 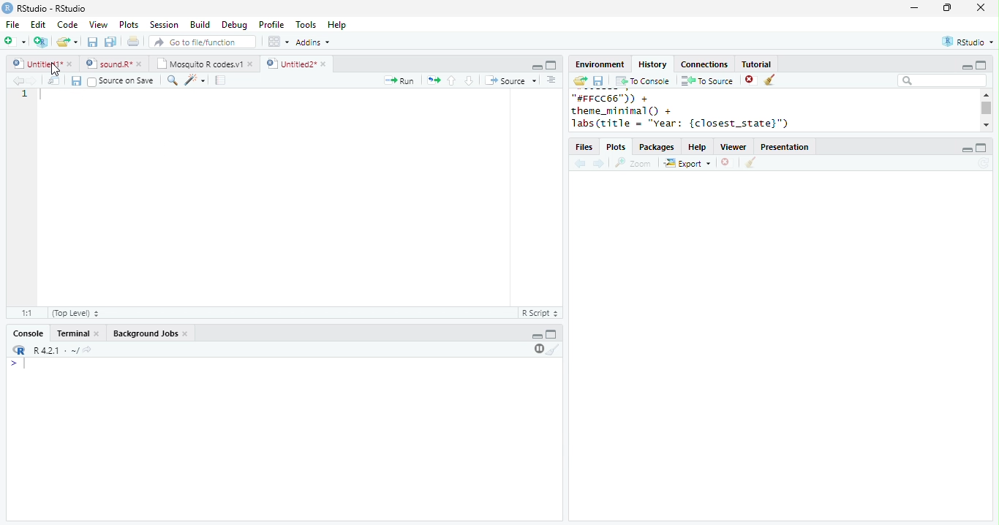 What do you see at coordinates (67, 24) in the screenshot?
I see `Code` at bounding box center [67, 24].